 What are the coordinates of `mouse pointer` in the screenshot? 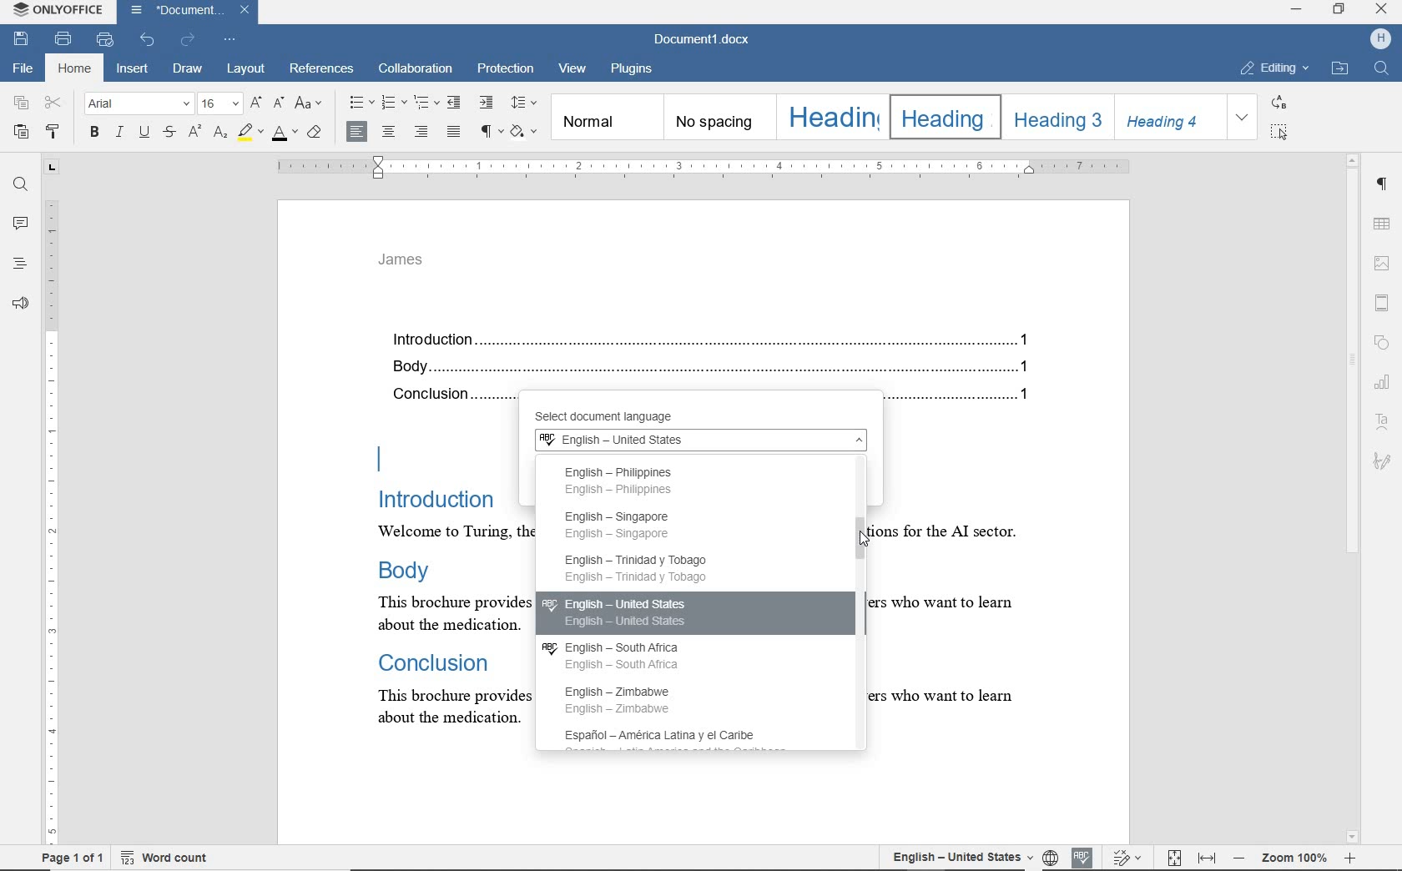 It's located at (861, 539).